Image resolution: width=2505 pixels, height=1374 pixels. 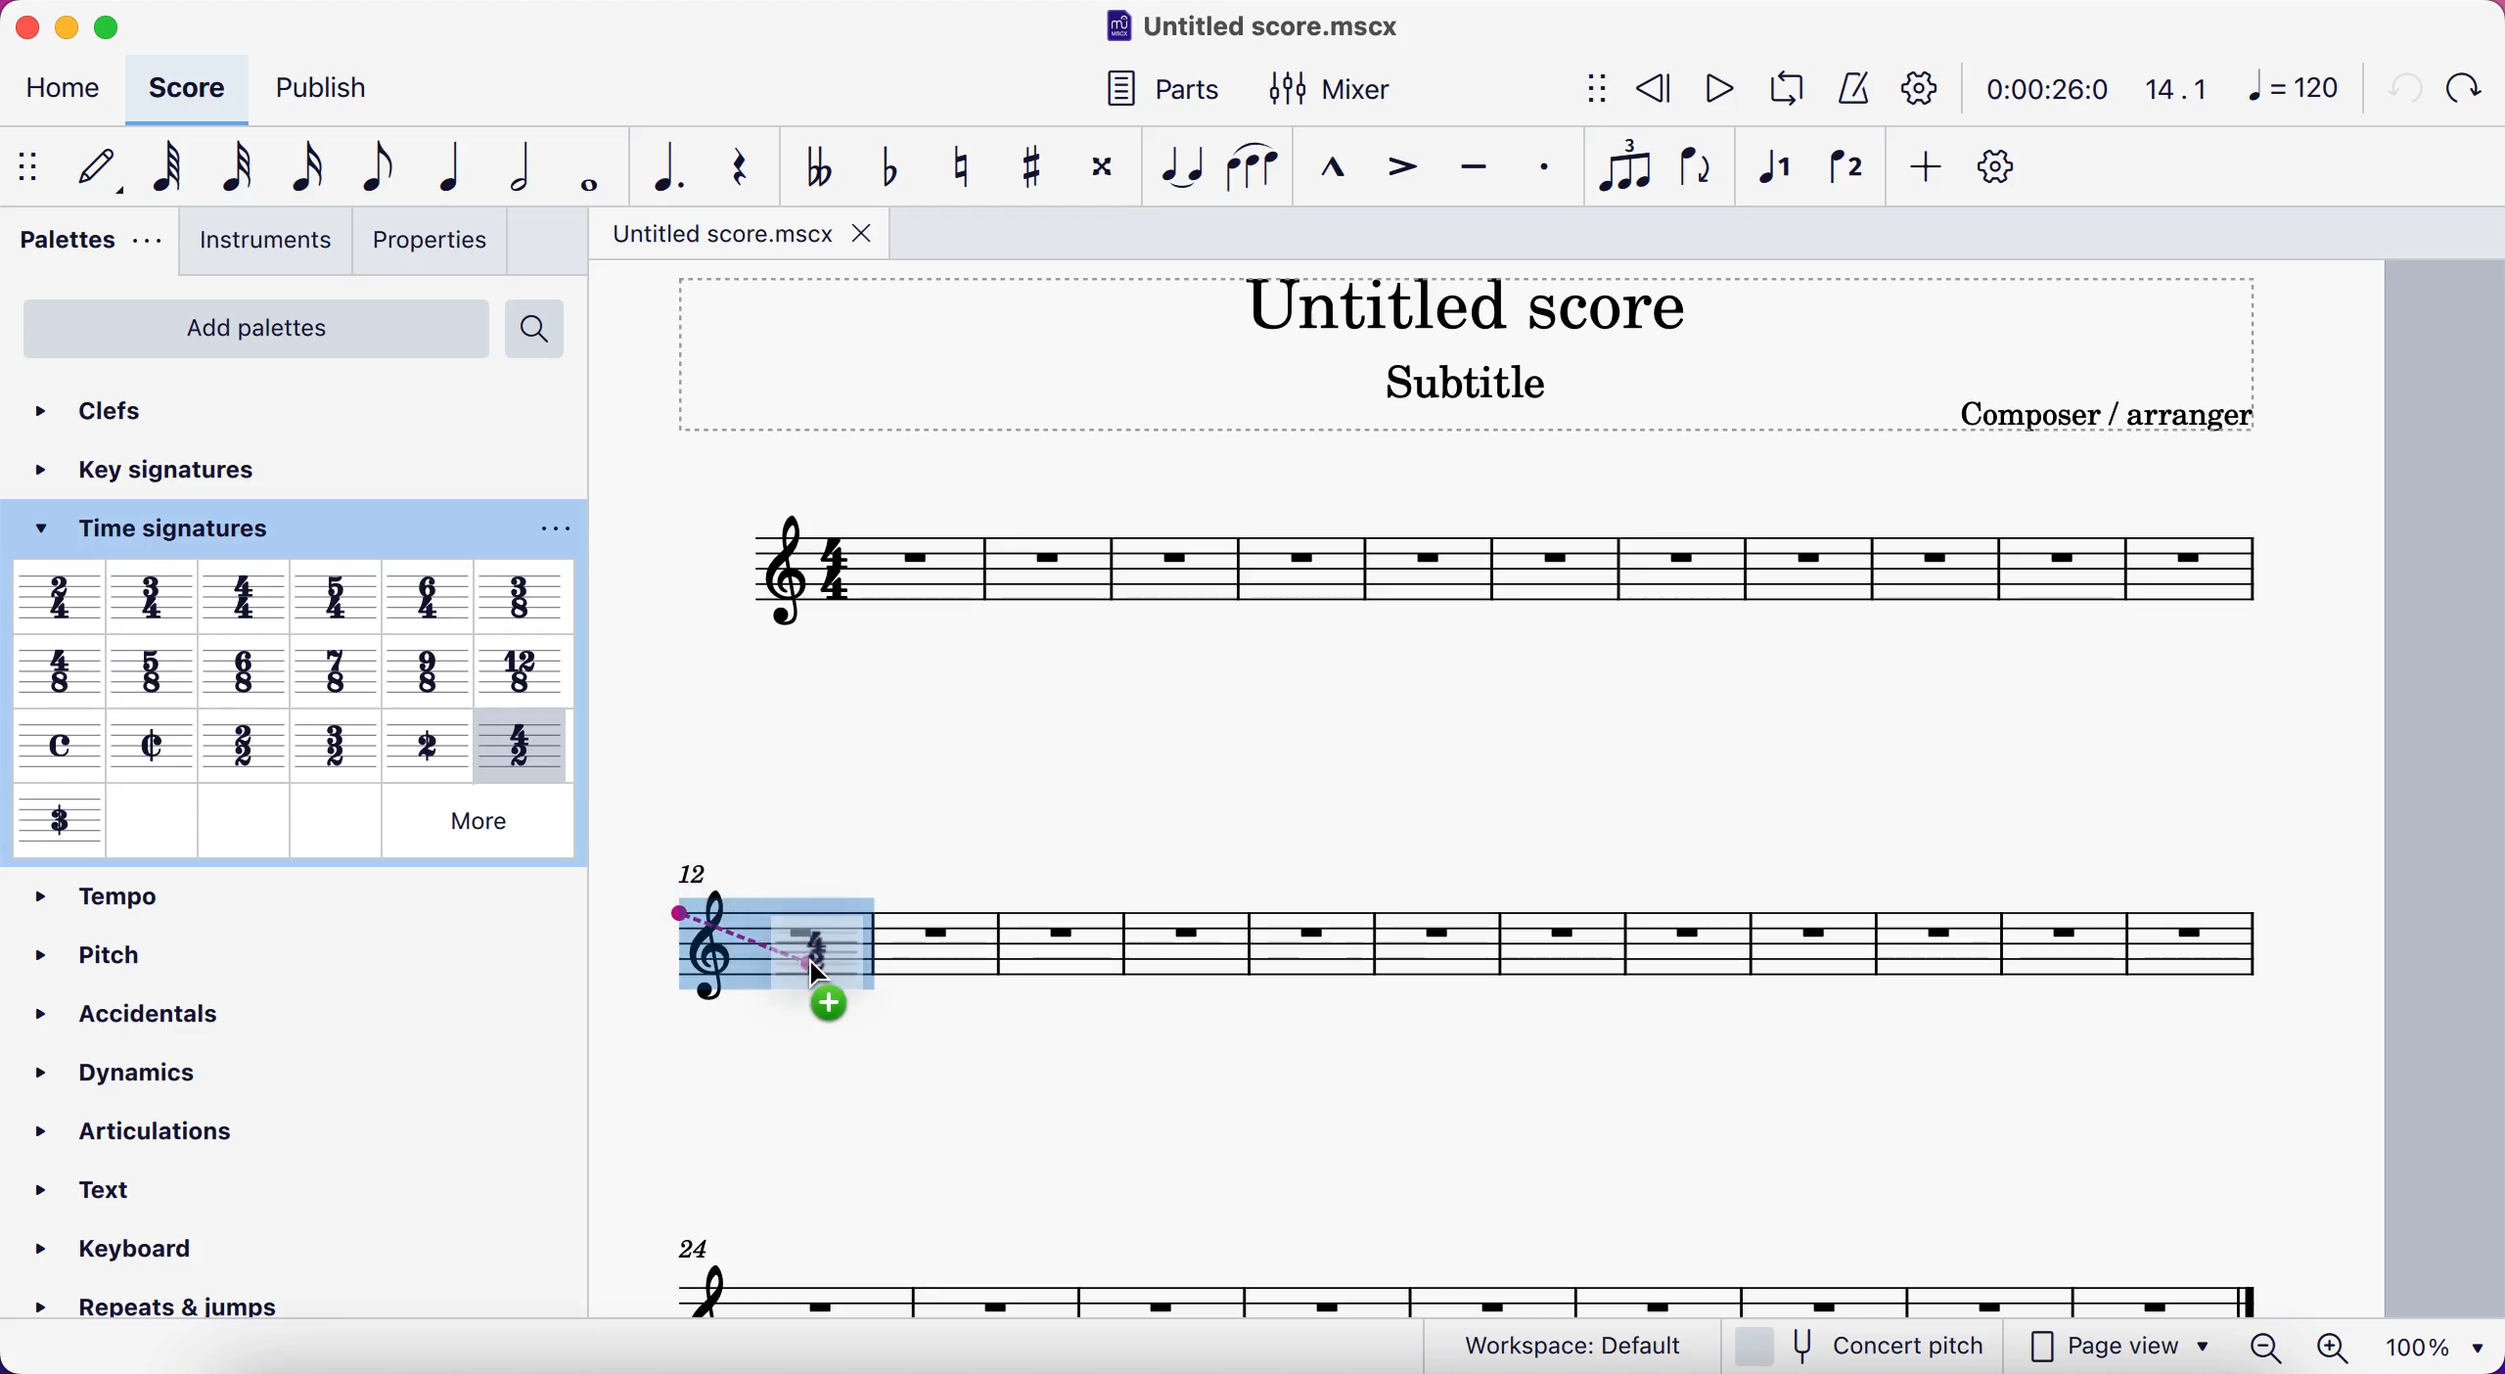 I want to click on playback settings, so click(x=1920, y=91).